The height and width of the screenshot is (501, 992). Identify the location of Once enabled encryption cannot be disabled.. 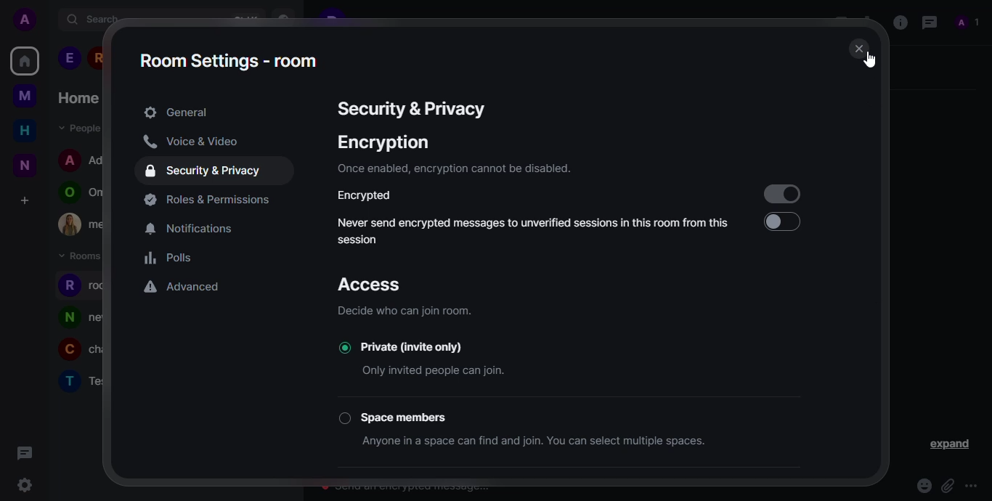
(463, 170).